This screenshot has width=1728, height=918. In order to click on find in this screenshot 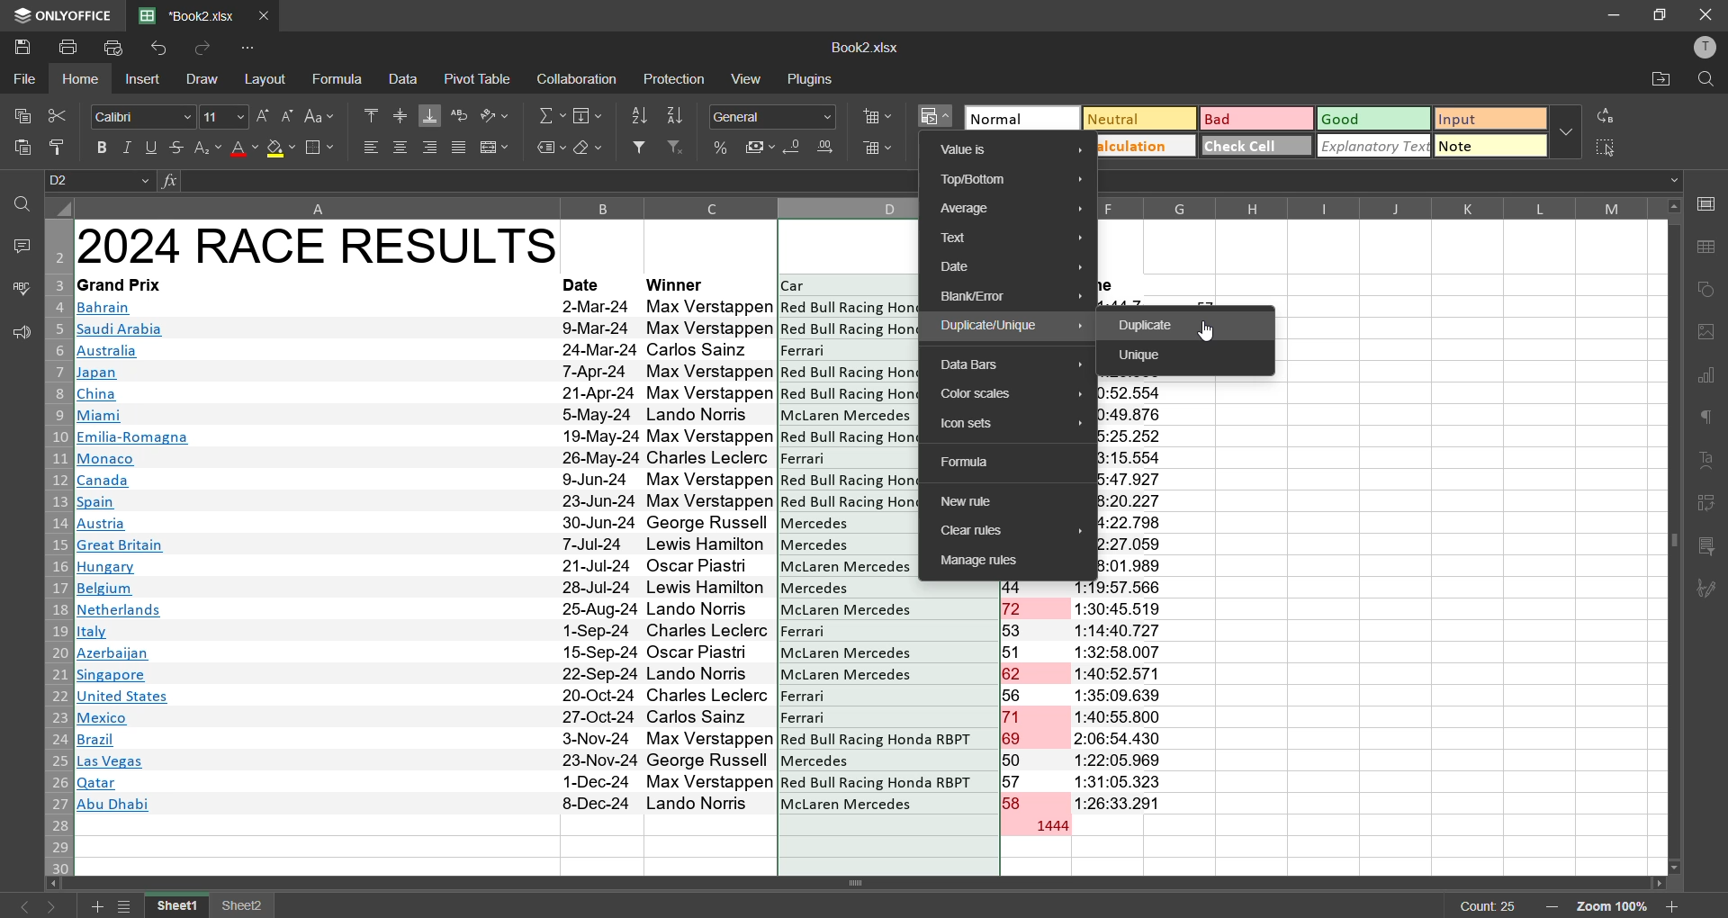, I will do `click(22, 203)`.